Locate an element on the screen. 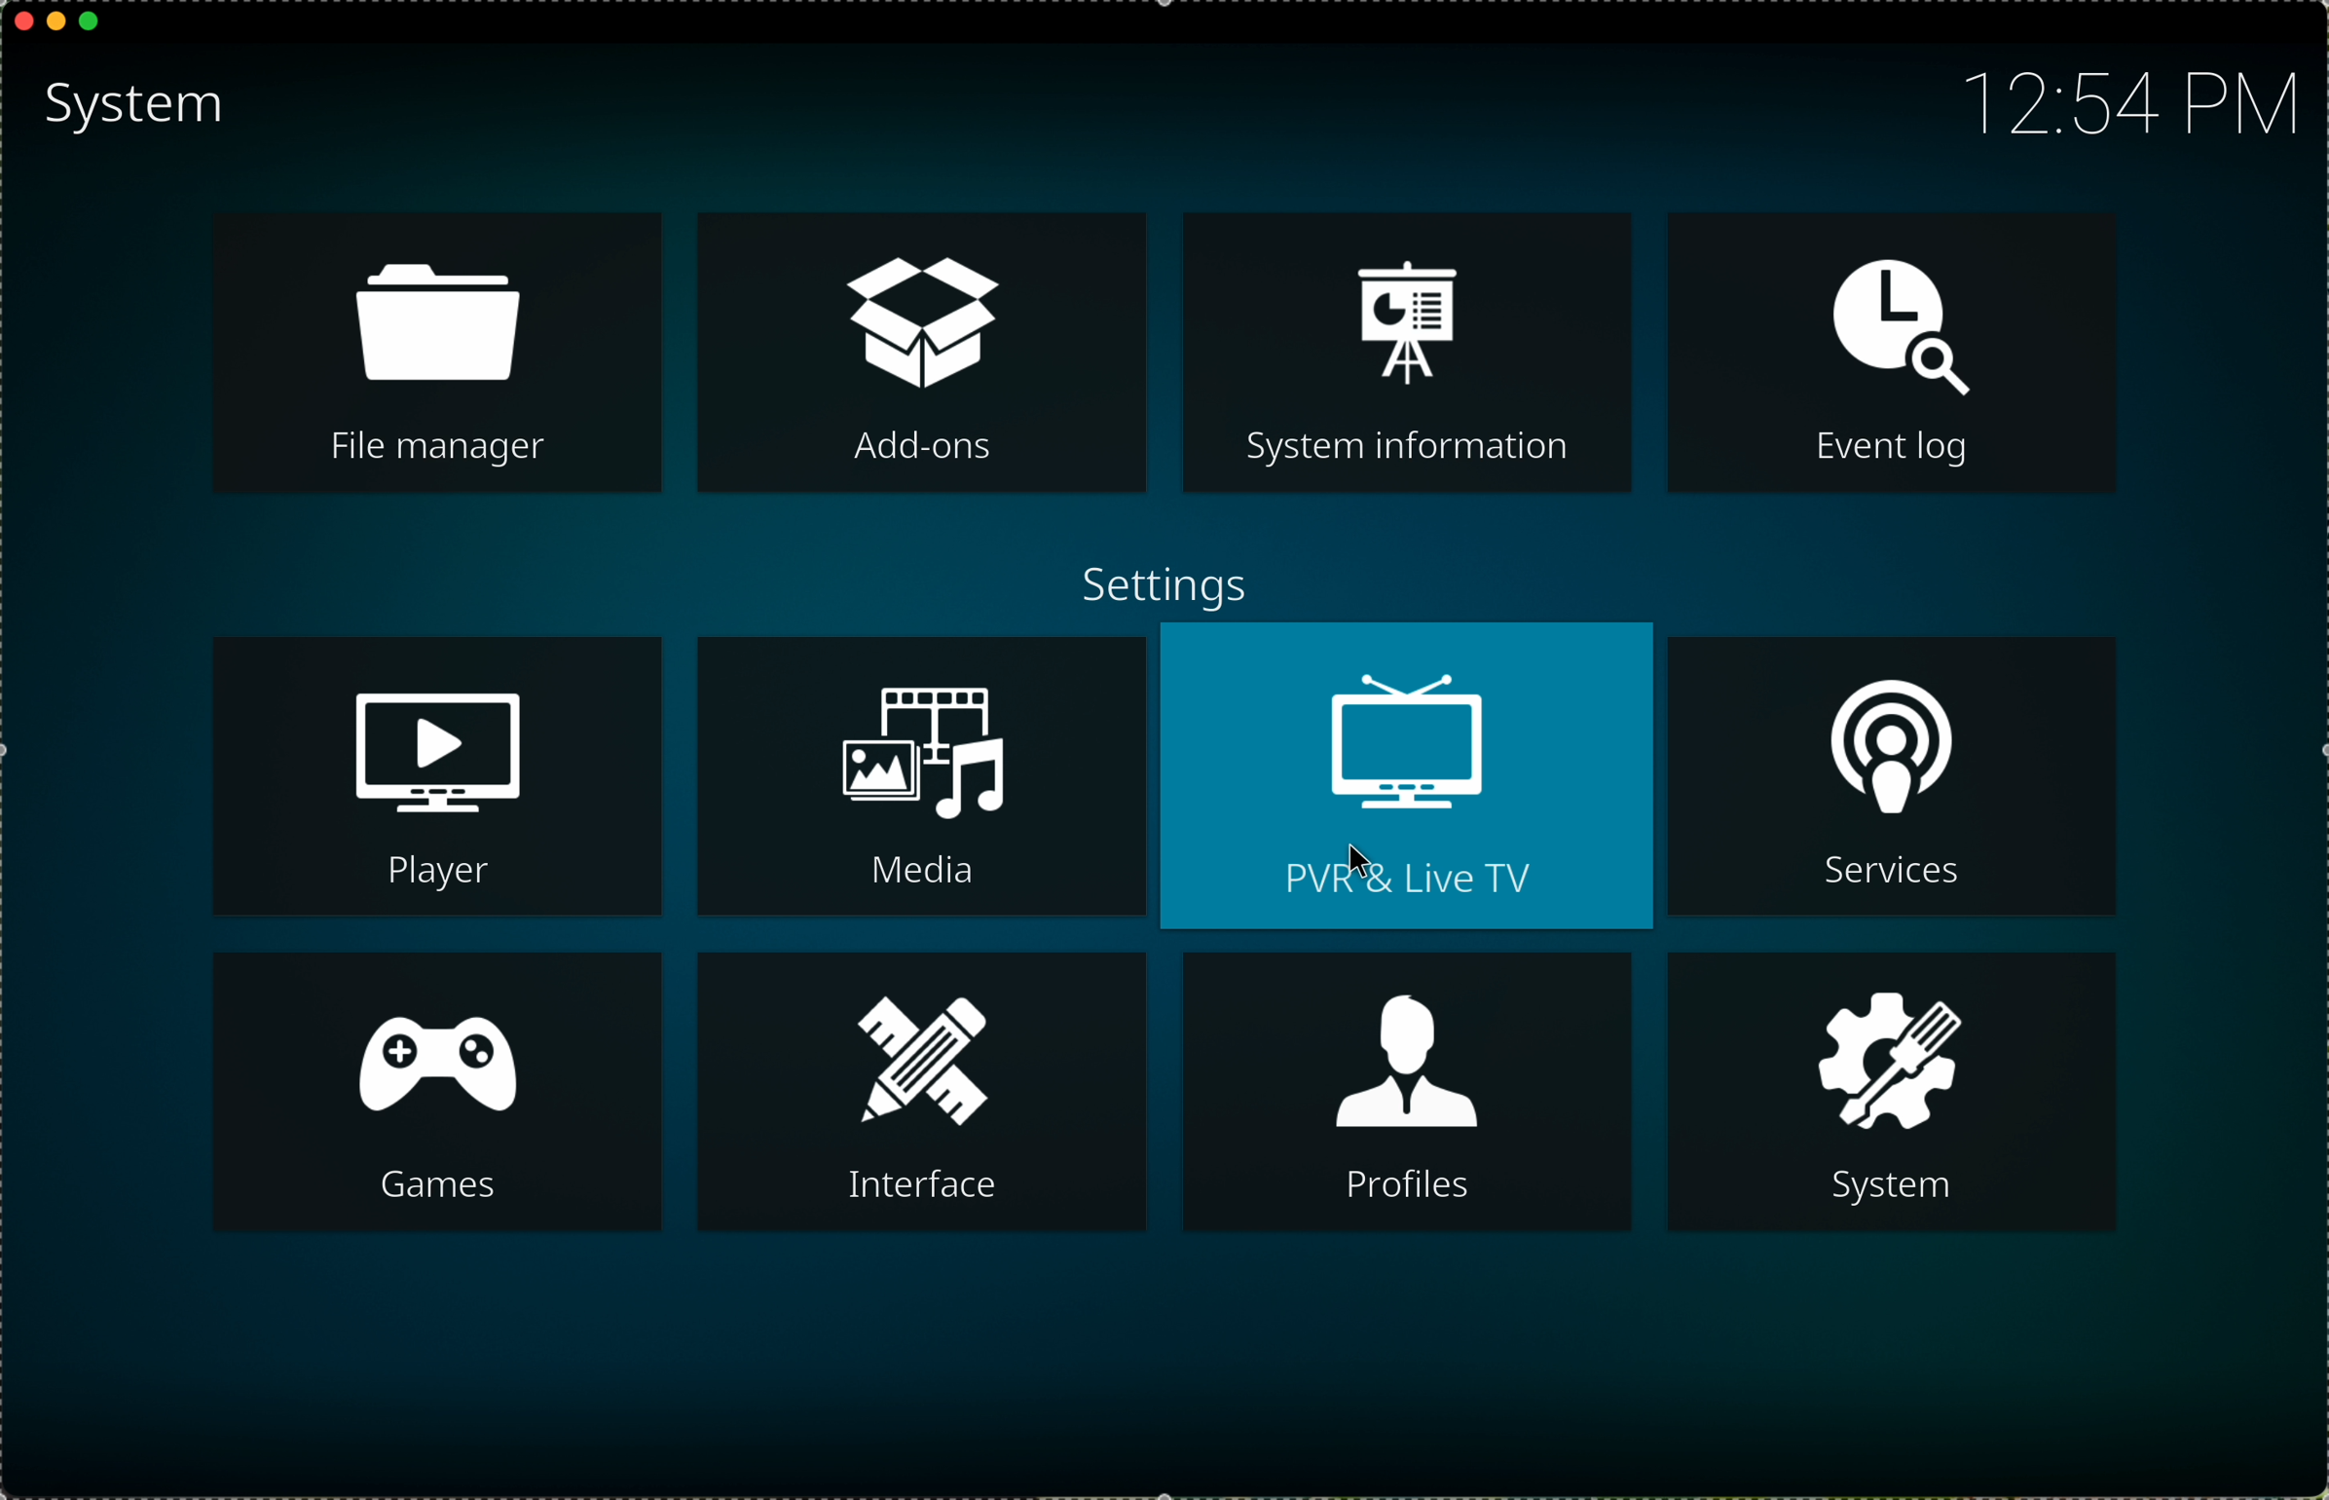 Image resolution: width=2329 pixels, height=1500 pixels. system information option is located at coordinates (1406, 352).